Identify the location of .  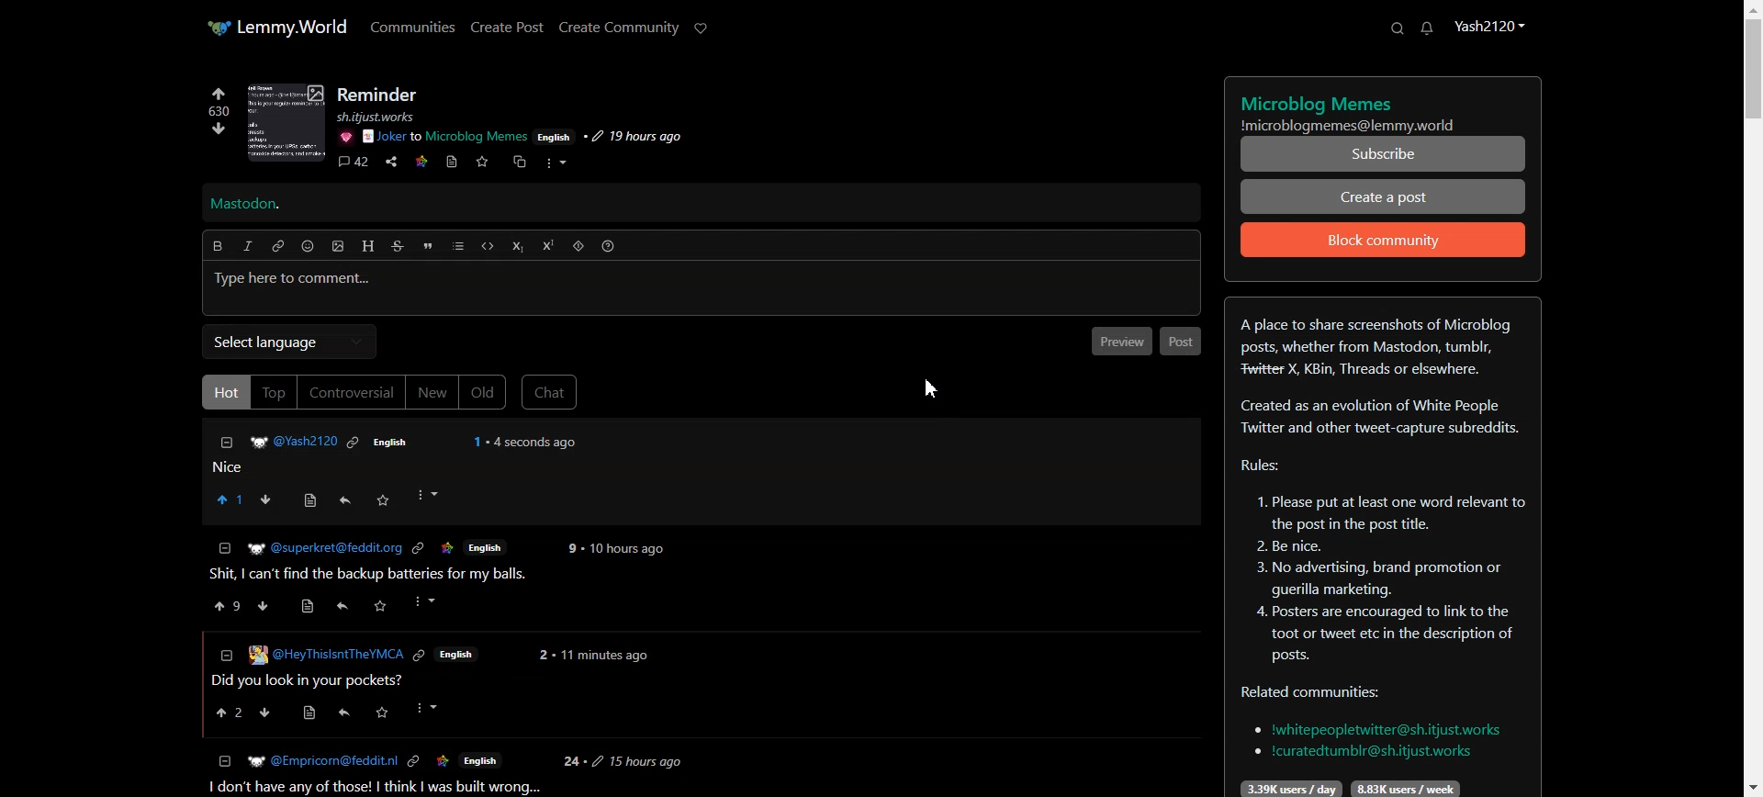
(387, 713).